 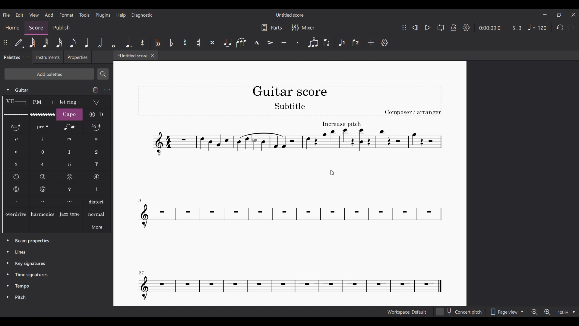 I want to click on Format menu, so click(x=66, y=15).